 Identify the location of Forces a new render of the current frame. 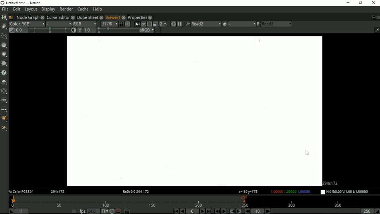
(173, 24).